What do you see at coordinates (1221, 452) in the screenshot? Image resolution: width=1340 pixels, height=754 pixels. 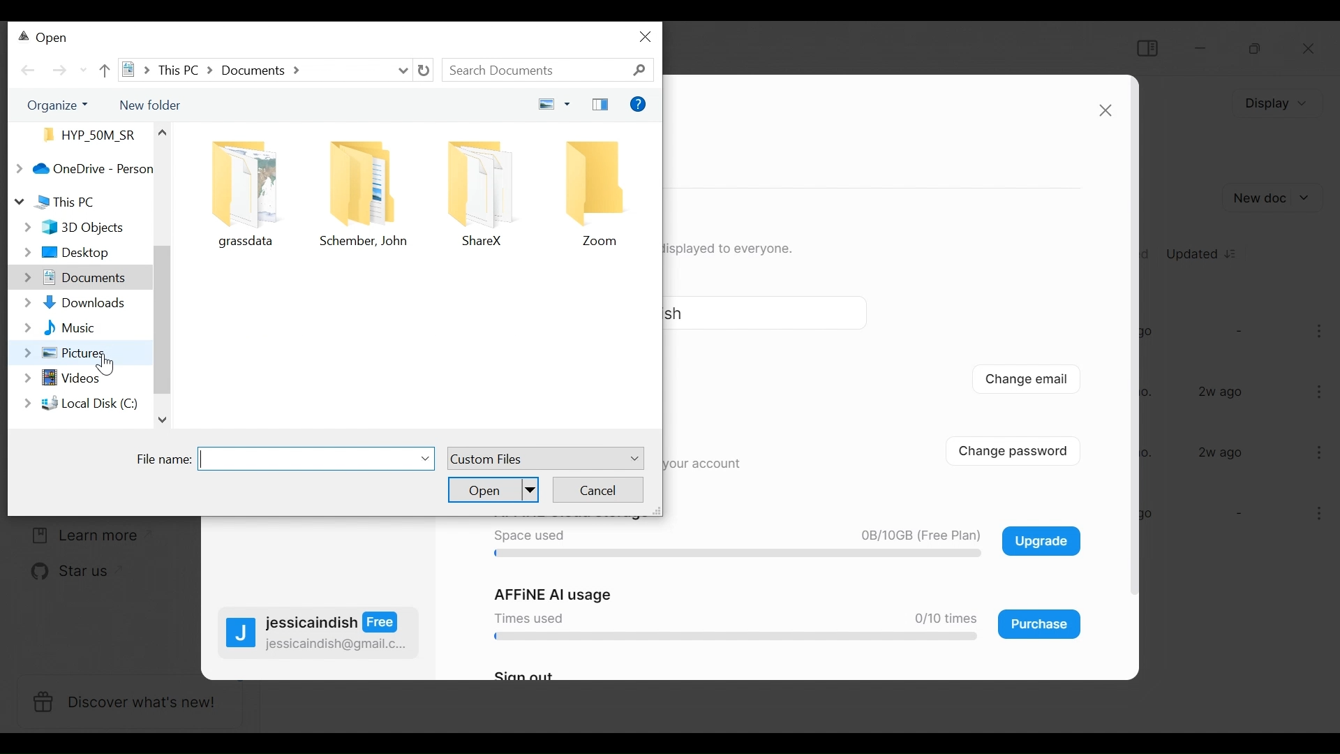 I see `2w ago` at bounding box center [1221, 452].